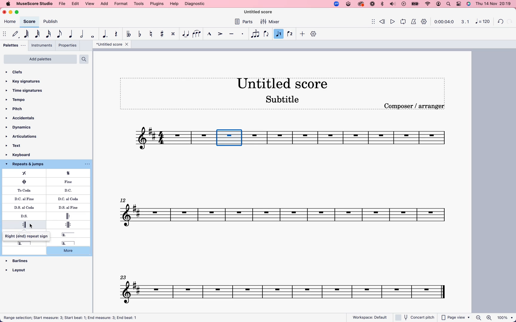  Describe the element at coordinates (286, 288) in the screenshot. I see `score` at that location.